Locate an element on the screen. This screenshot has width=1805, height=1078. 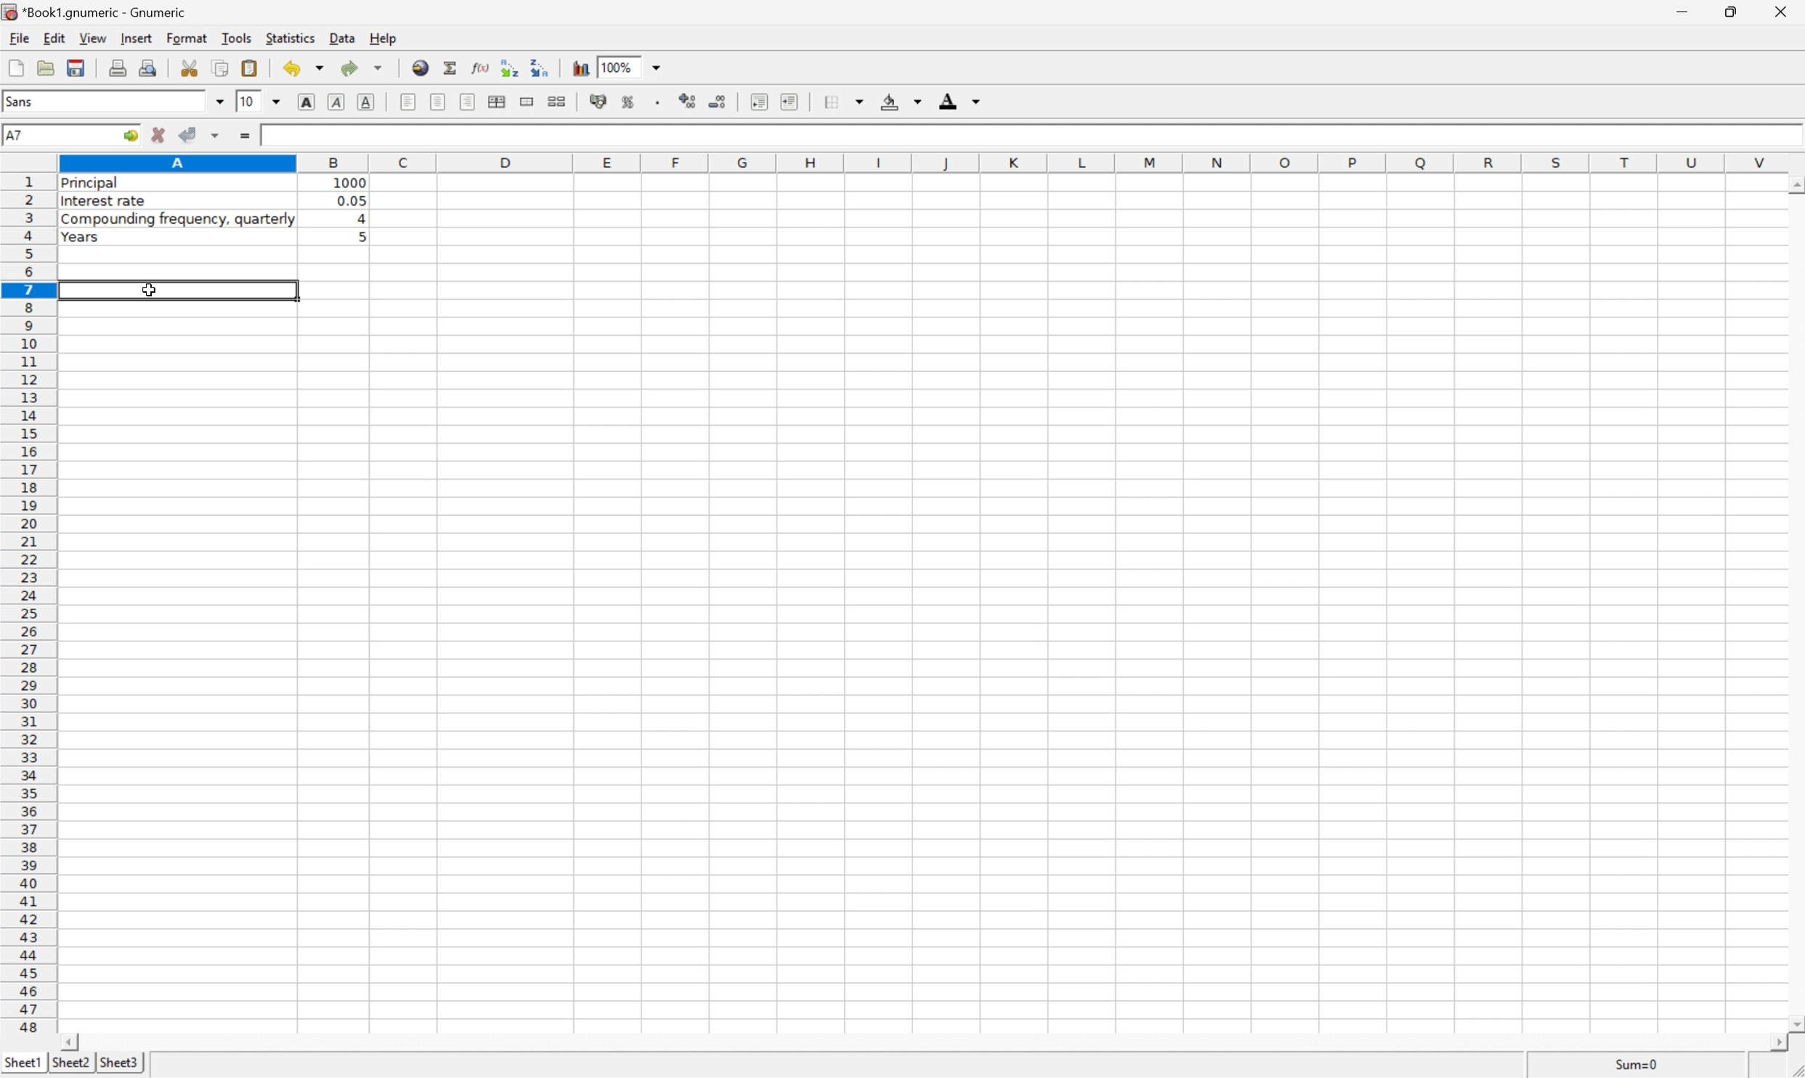
A7 is located at coordinates (17, 134).